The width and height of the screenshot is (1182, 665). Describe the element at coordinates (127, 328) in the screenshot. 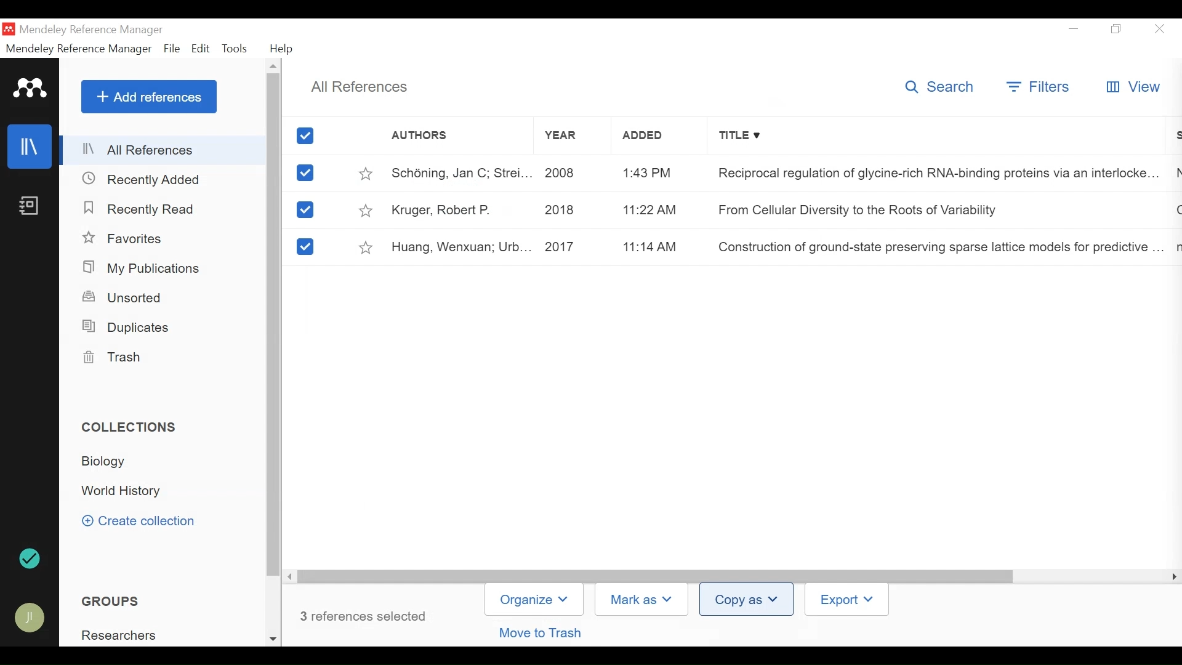

I see `Duplicates` at that location.